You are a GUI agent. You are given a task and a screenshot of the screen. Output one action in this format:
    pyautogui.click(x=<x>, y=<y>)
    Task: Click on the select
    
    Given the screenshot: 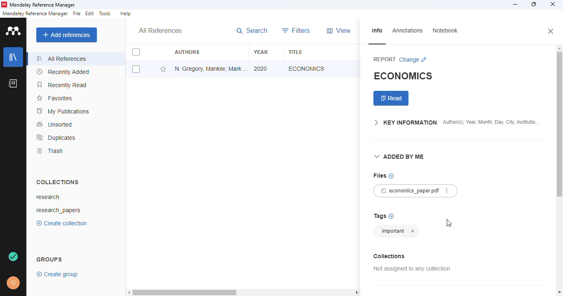 What is the action you would take?
    pyautogui.click(x=136, y=69)
    